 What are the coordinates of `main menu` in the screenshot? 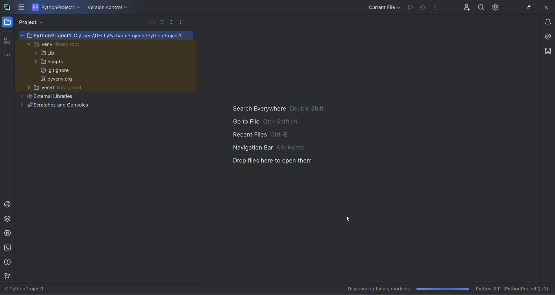 It's located at (22, 7).